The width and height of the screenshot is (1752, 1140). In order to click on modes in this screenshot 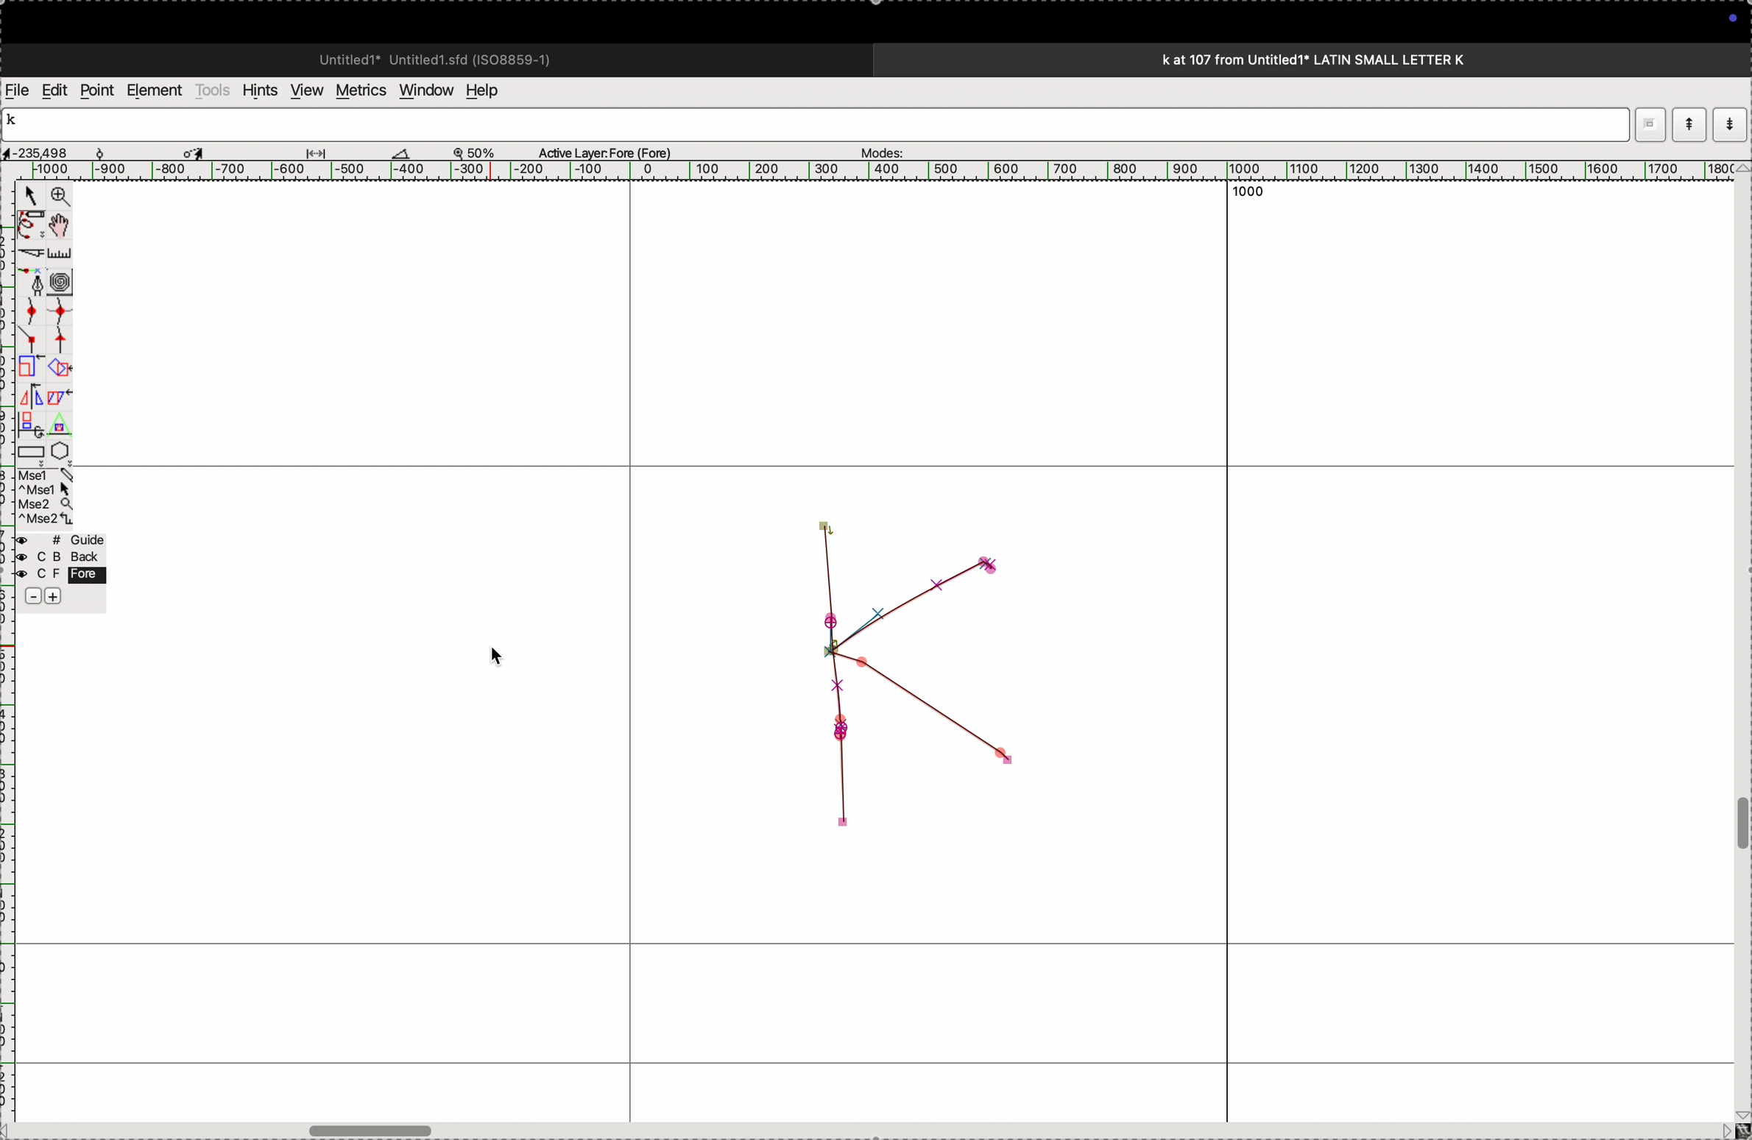, I will do `click(877, 149)`.